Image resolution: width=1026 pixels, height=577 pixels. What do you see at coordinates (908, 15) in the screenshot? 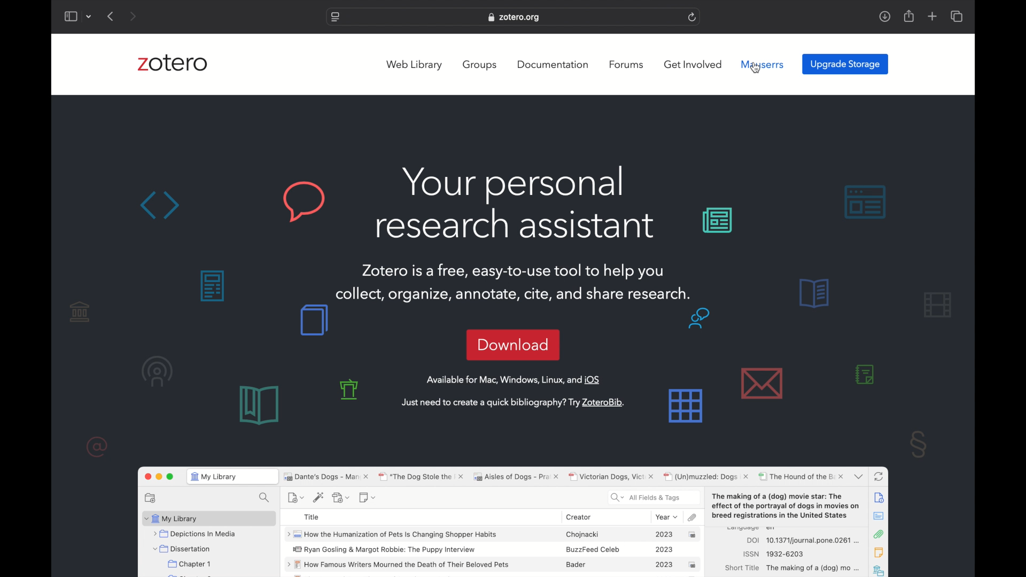
I see `share` at bounding box center [908, 15].